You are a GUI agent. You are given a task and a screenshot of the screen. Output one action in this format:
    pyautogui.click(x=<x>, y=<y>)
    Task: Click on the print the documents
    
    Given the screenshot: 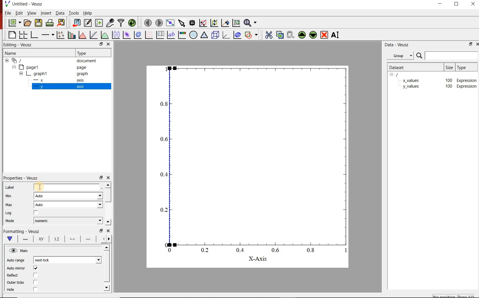 What is the action you would take?
    pyautogui.click(x=50, y=23)
    